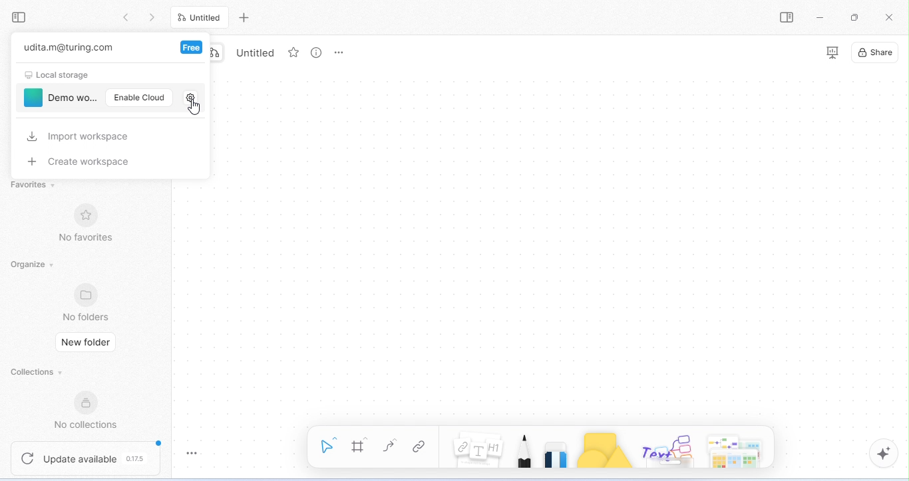 This screenshot has height=481, width=909. Describe the element at coordinates (82, 161) in the screenshot. I see `create workspace` at that location.